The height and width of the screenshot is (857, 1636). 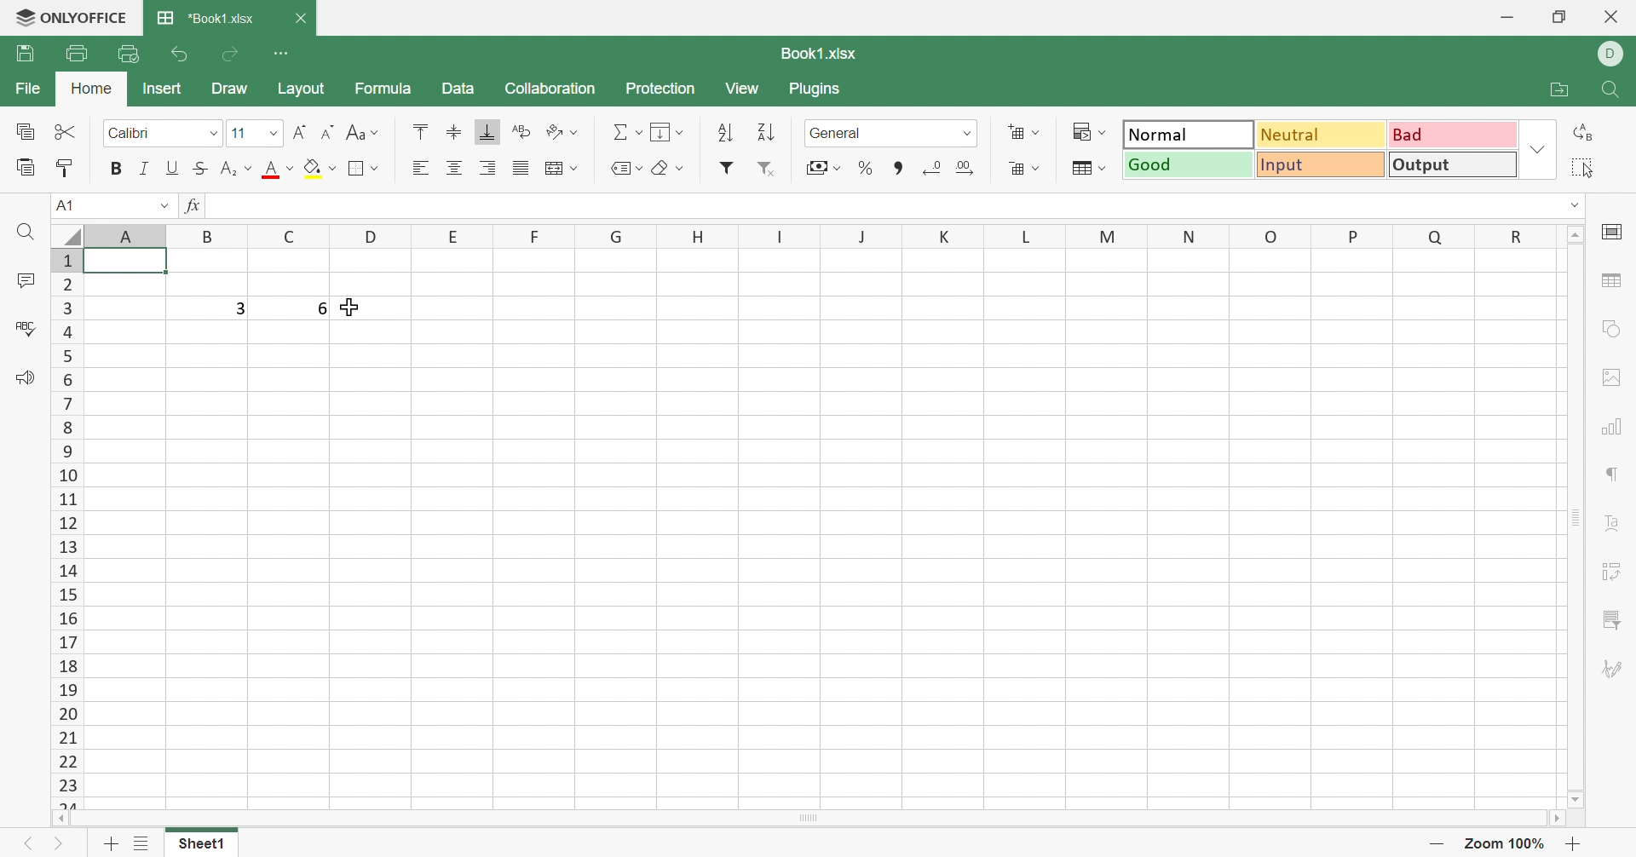 What do you see at coordinates (807, 819) in the screenshot?
I see `Scroll bar` at bounding box center [807, 819].